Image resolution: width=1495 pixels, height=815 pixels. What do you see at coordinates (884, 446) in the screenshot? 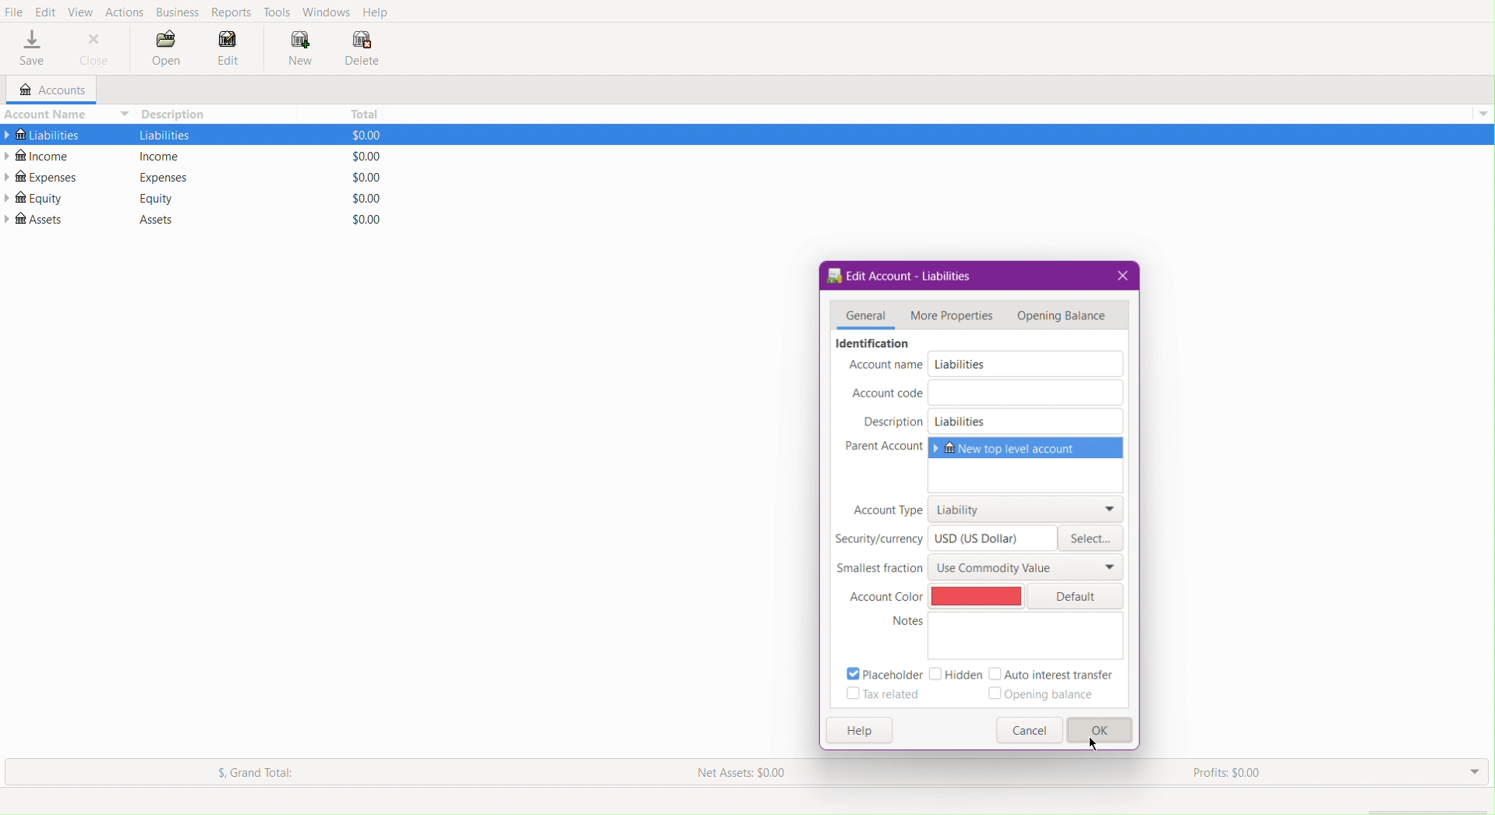
I see `Parent Account` at bounding box center [884, 446].